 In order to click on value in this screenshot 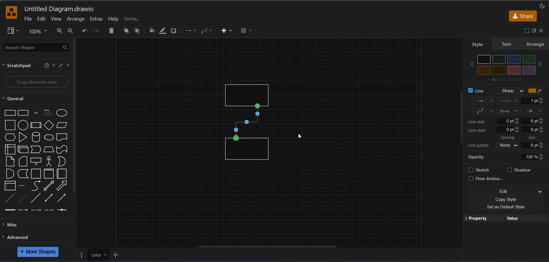, I will do `click(511, 219)`.